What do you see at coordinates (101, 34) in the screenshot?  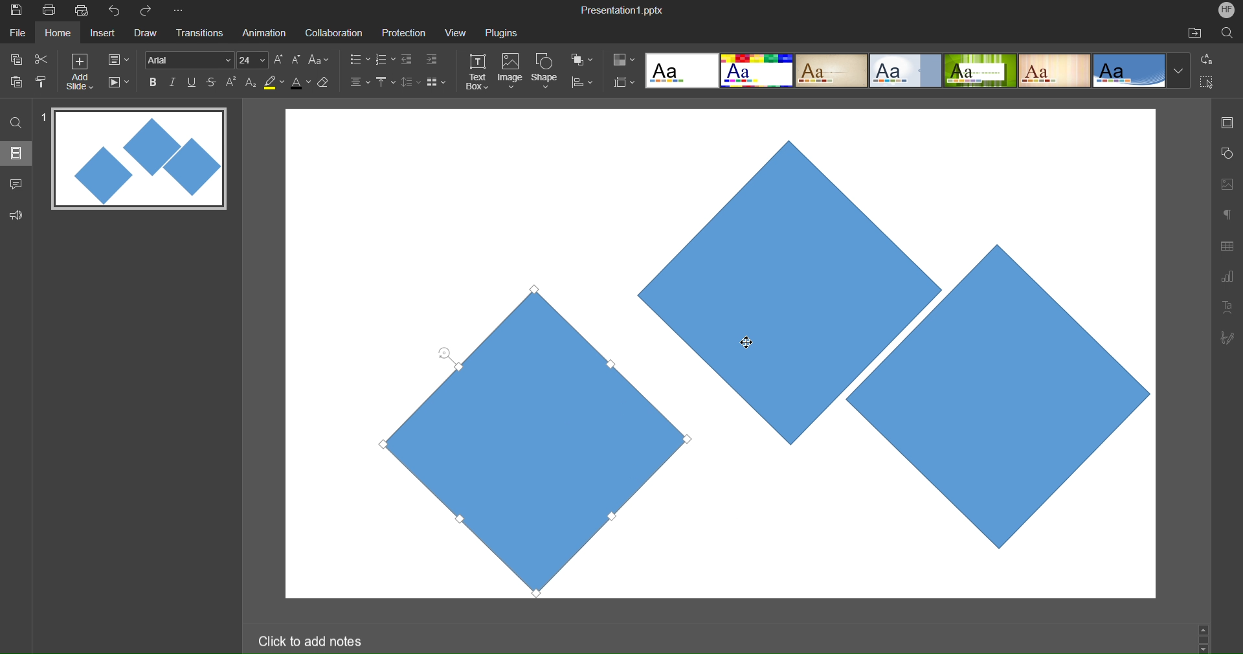 I see `Insert` at bounding box center [101, 34].